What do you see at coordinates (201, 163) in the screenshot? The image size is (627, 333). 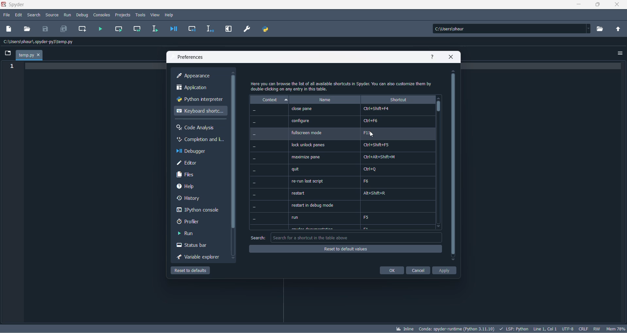 I see `editor` at bounding box center [201, 163].